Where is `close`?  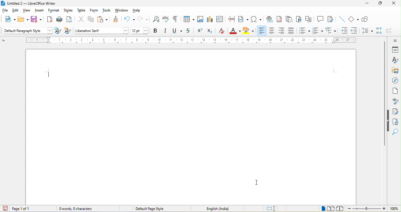
close is located at coordinates (393, 4).